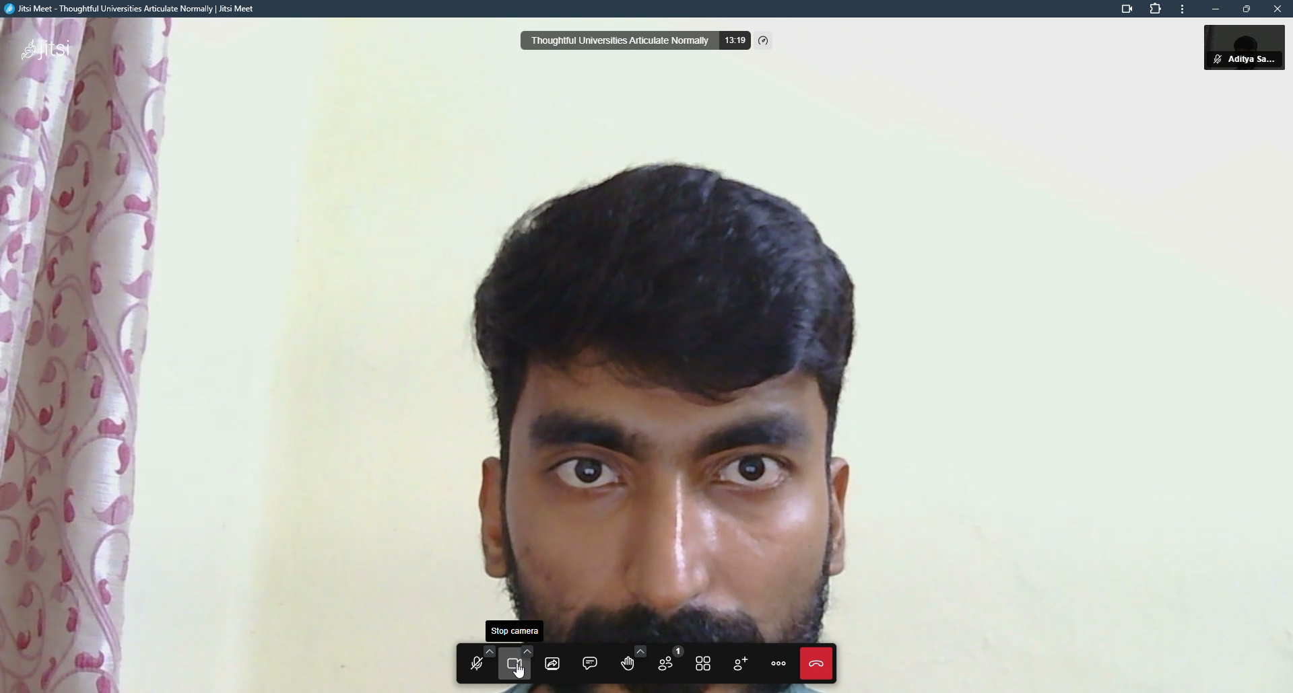  What do you see at coordinates (684, 355) in the screenshot?
I see `camera turned on` at bounding box center [684, 355].